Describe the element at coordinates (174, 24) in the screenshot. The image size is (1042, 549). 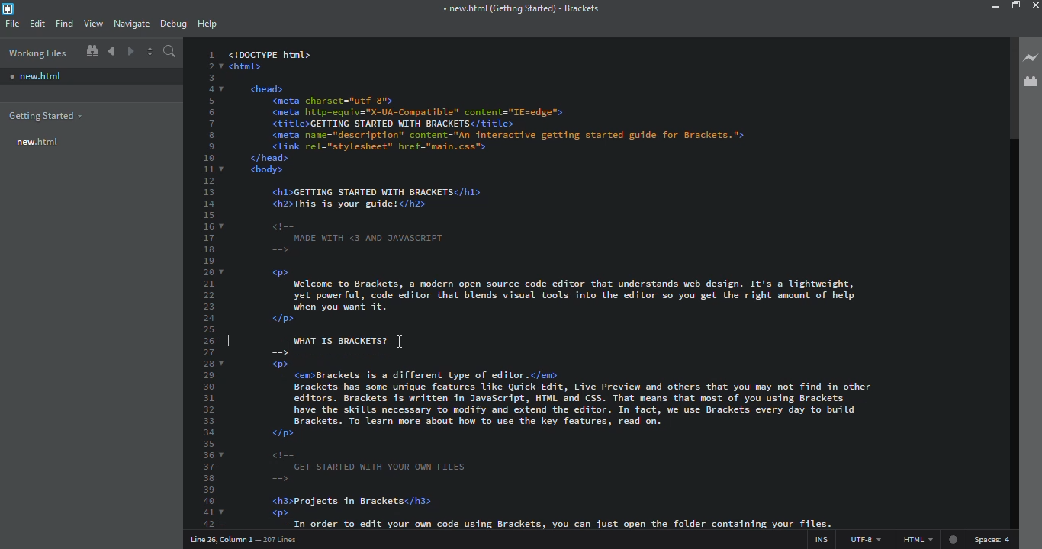
I see `debug` at that location.